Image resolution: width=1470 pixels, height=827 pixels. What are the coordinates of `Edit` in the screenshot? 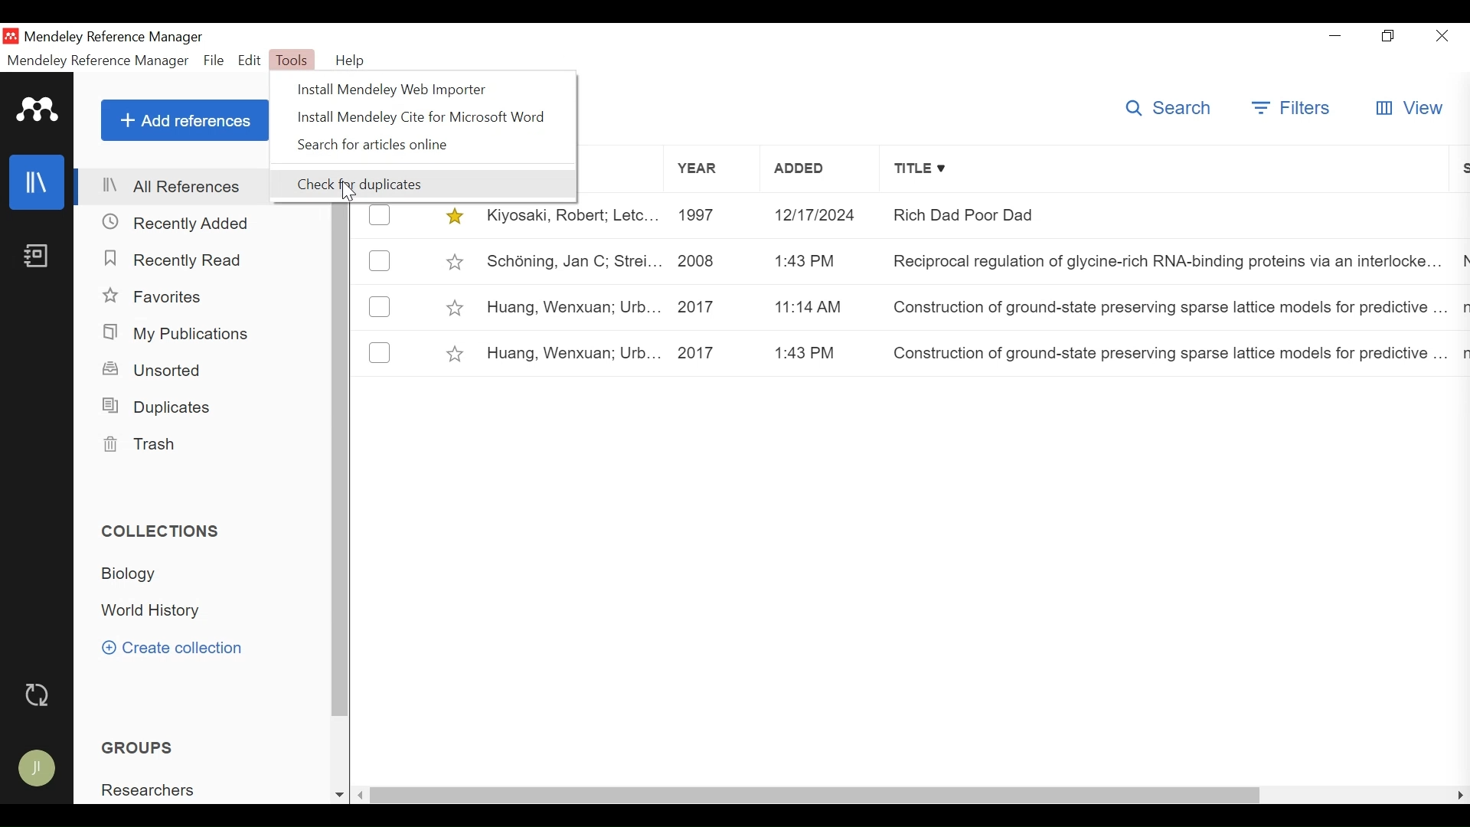 It's located at (251, 60).